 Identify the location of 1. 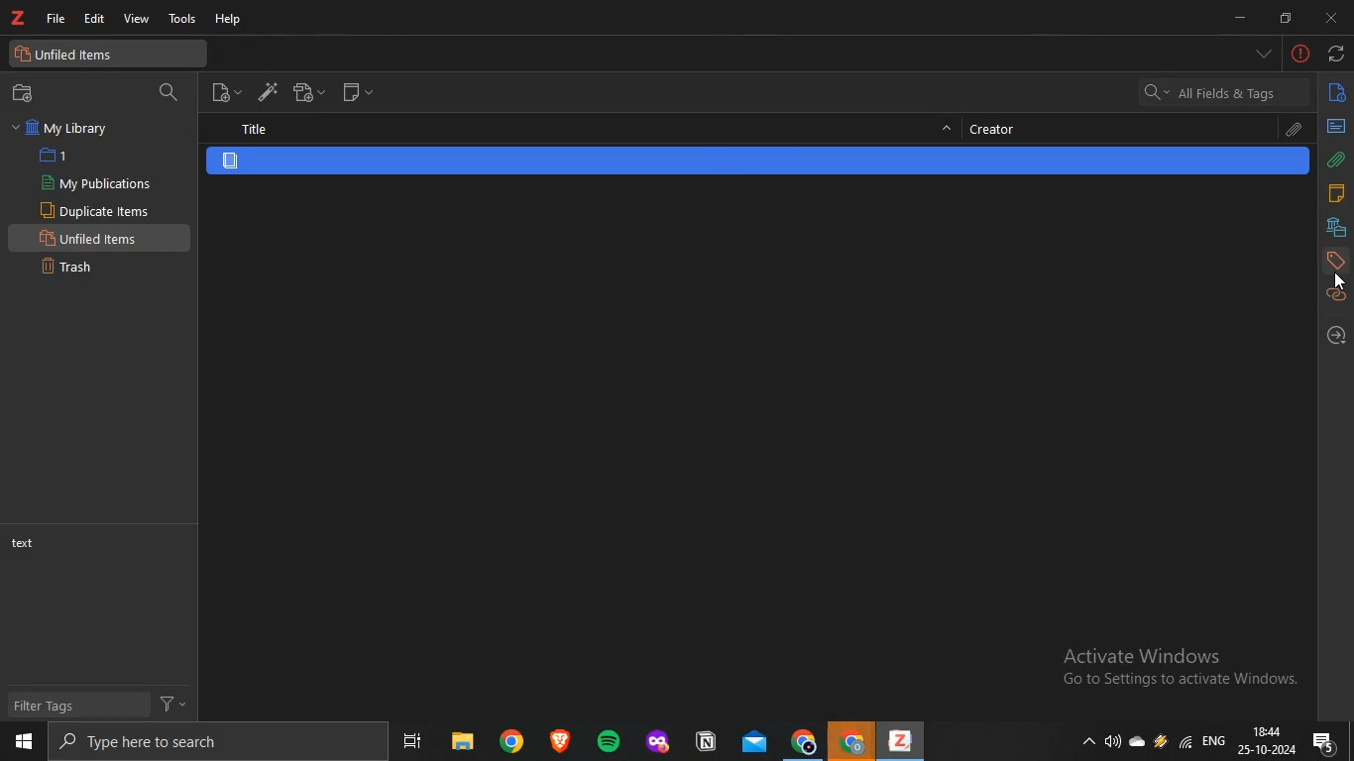
(64, 155).